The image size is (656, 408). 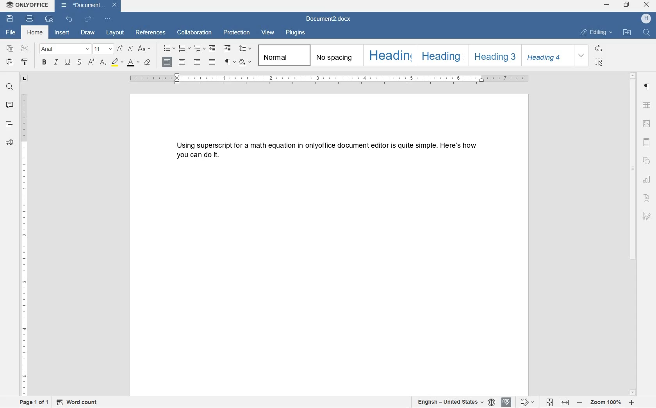 I want to click on align center, so click(x=183, y=62).